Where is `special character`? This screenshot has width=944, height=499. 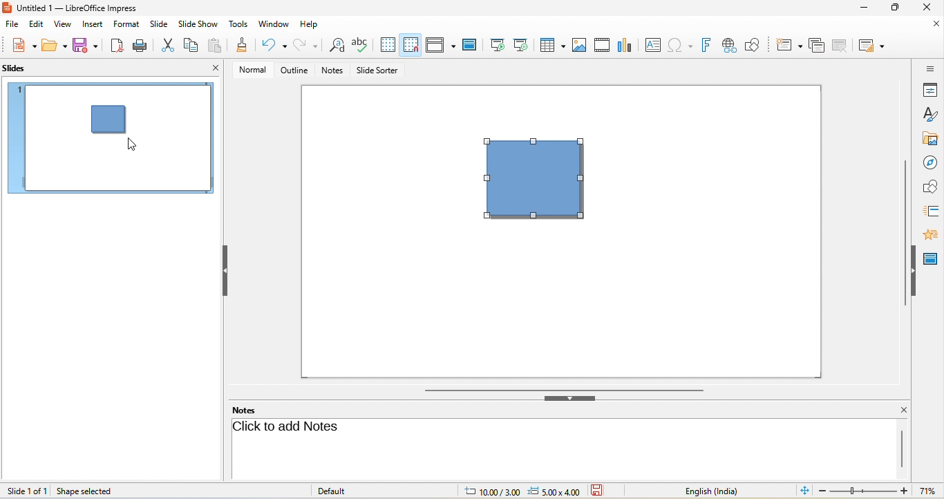
special character is located at coordinates (682, 46).